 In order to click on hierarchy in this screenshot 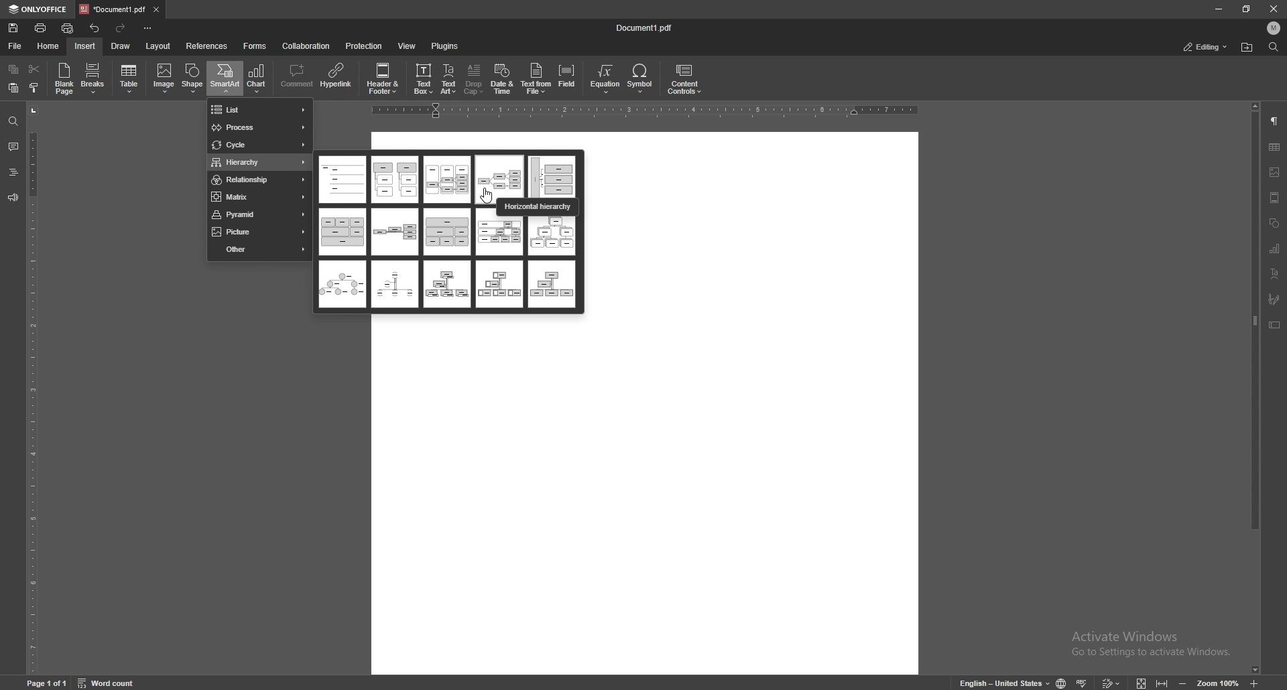, I will do `click(500, 236)`.